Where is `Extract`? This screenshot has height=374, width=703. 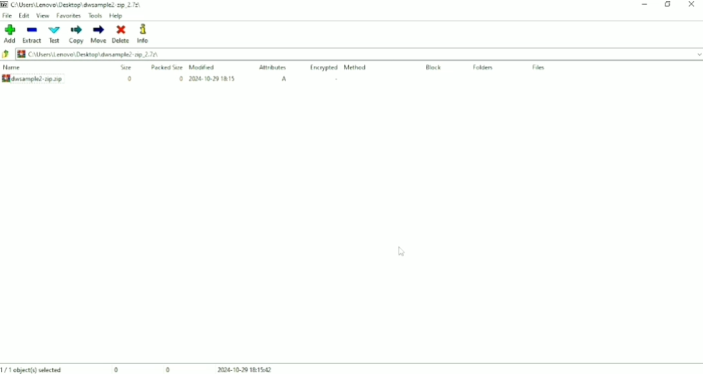
Extract is located at coordinates (33, 34).